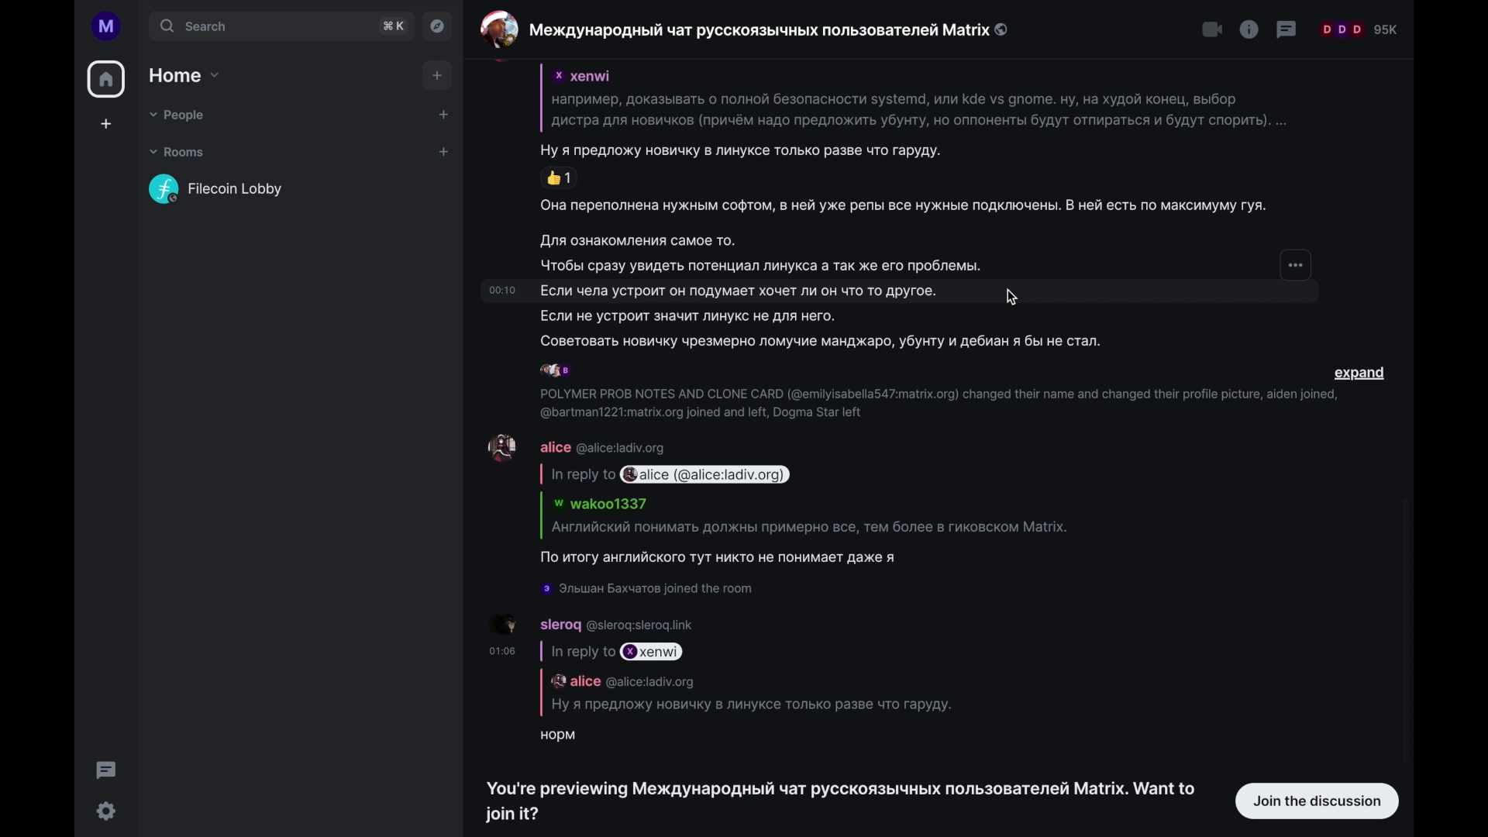 The width and height of the screenshot is (1488, 837). Describe the element at coordinates (107, 79) in the screenshot. I see `home` at that location.